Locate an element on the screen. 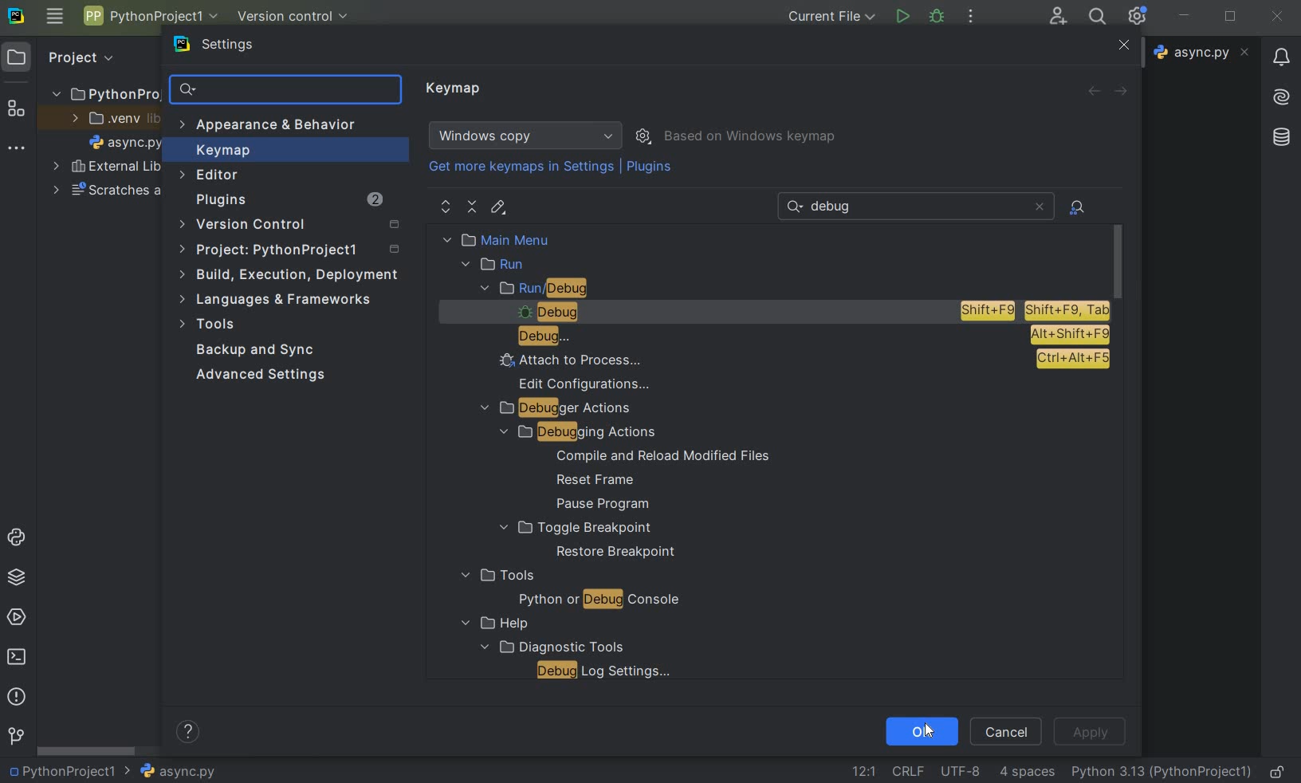 The width and height of the screenshot is (1301, 783). Languages and Frameworks is located at coordinates (281, 300).